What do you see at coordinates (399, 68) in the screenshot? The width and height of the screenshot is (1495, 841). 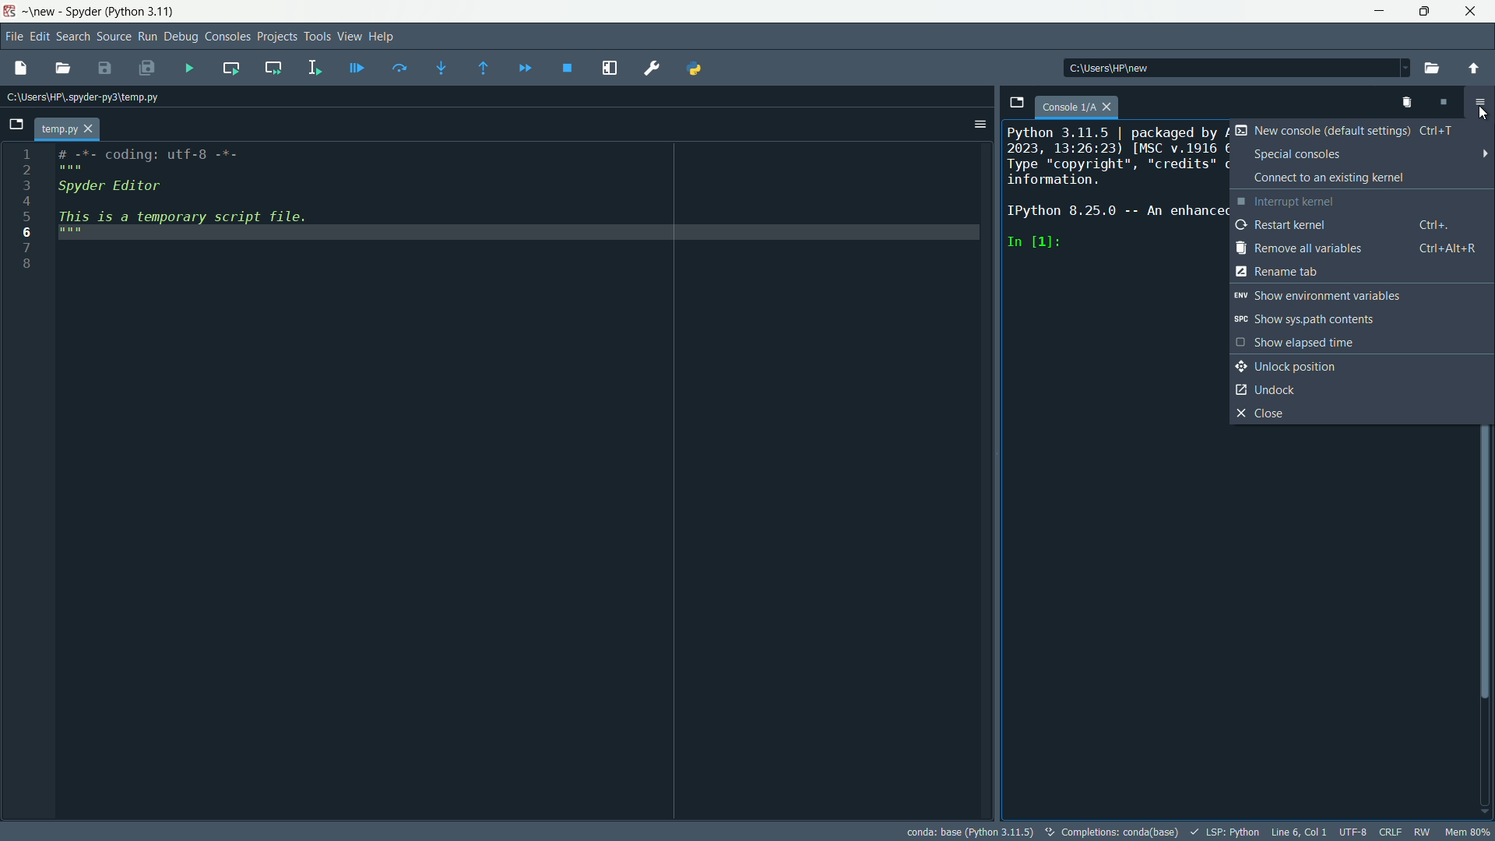 I see `execute current line` at bounding box center [399, 68].